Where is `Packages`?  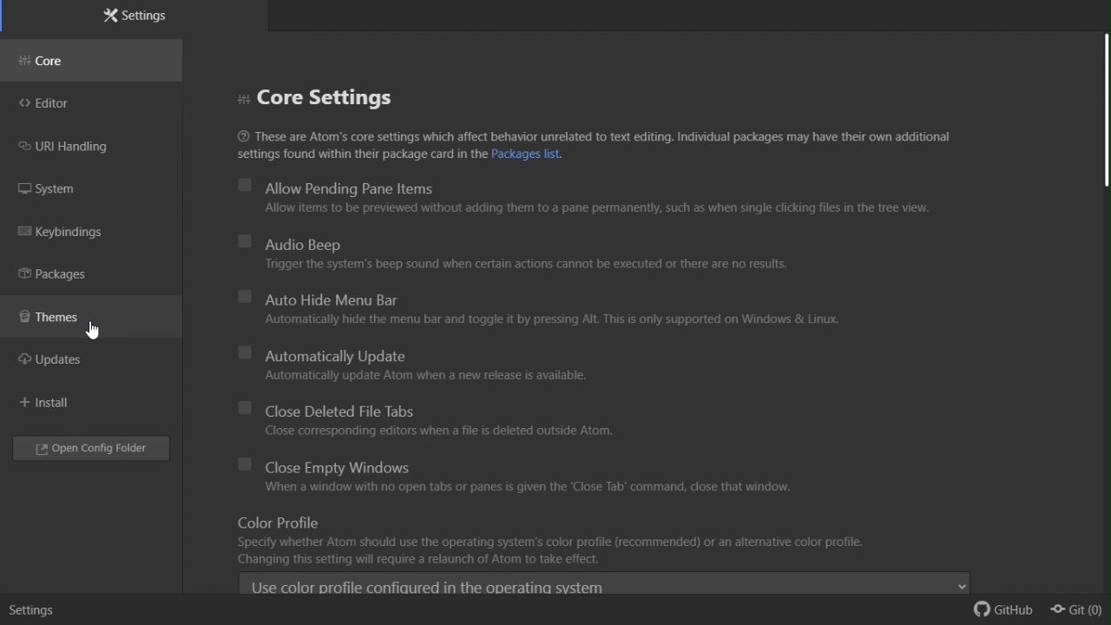
Packages is located at coordinates (72, 276).